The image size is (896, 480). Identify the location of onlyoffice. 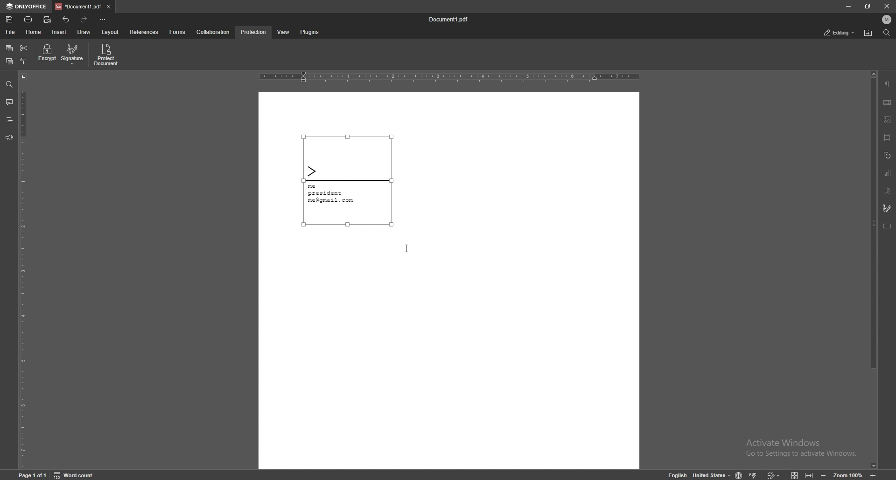
(27, 7).